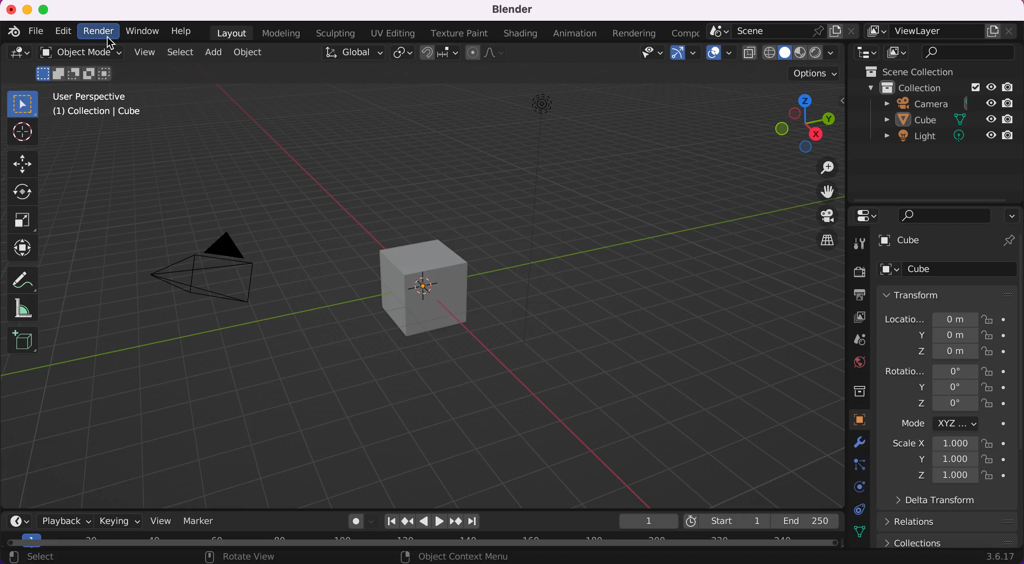 The image size is (1024, 564). What do you see at coordinates (948, 522) in the screenshot?
I see `relations` at bounding box center [948, 522].